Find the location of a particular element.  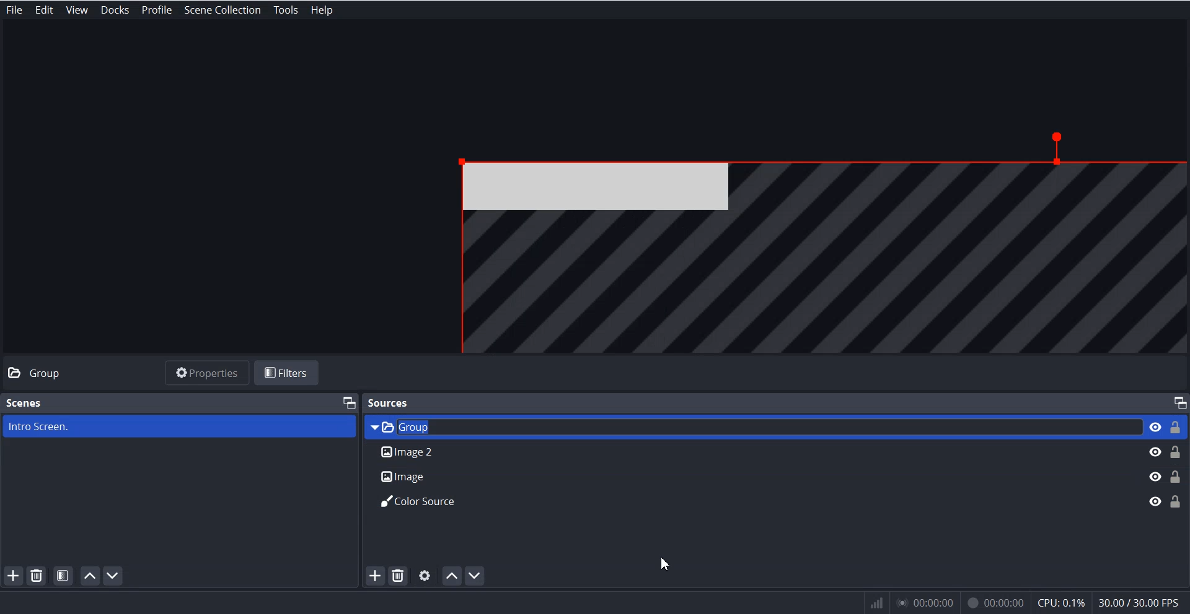

Group is located at coordinates (749, 426).